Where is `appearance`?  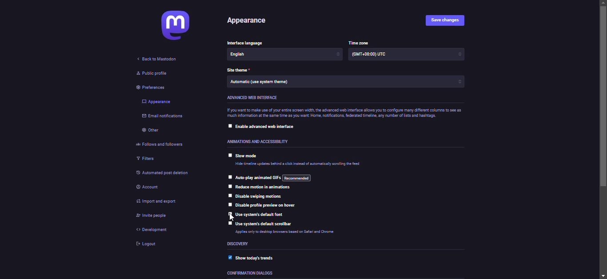
appearance is located at coordinates (250, 22).